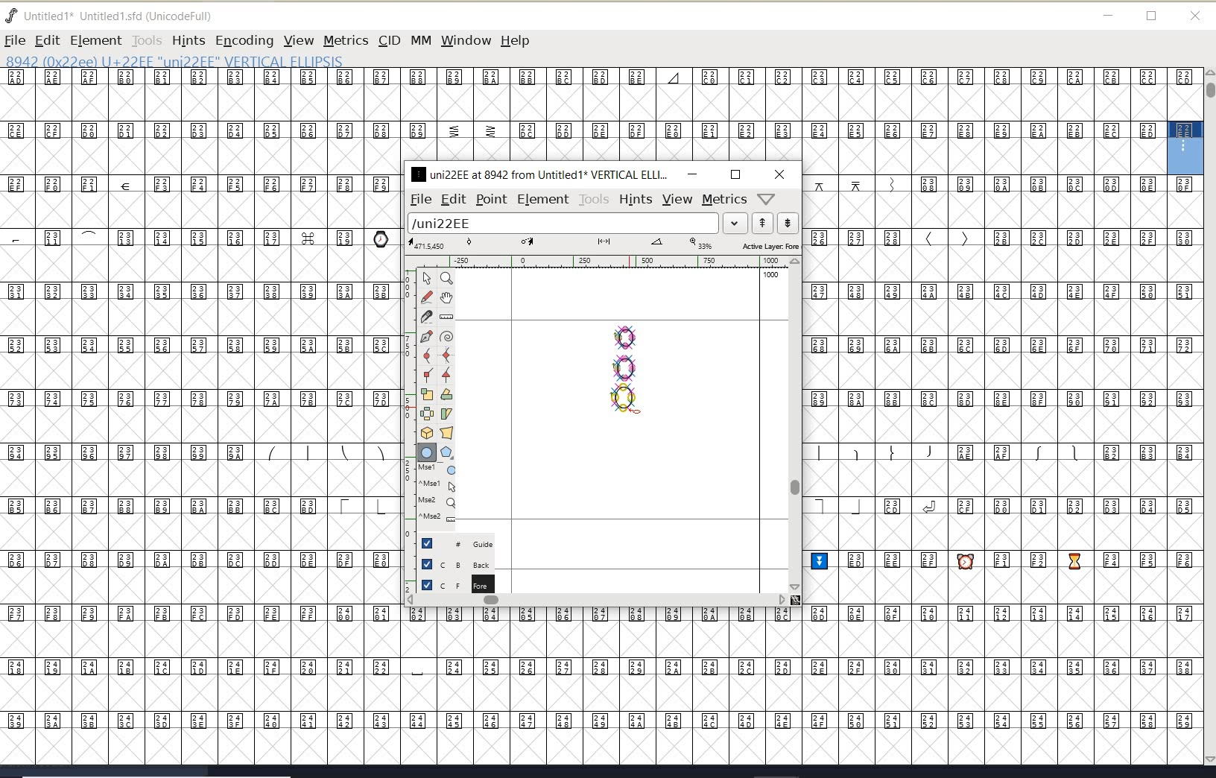  What do you see at coordinates (767, 197) in the screenshot?
I see `help/window` at bounding box center [767, 197].